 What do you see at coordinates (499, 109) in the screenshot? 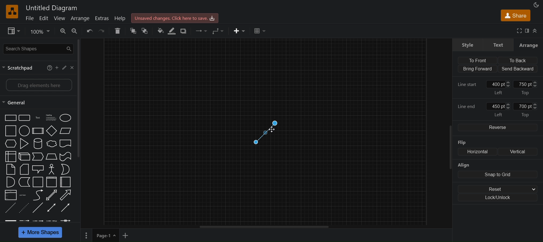
I see `450 pt left` at bounding box center [499, 109].